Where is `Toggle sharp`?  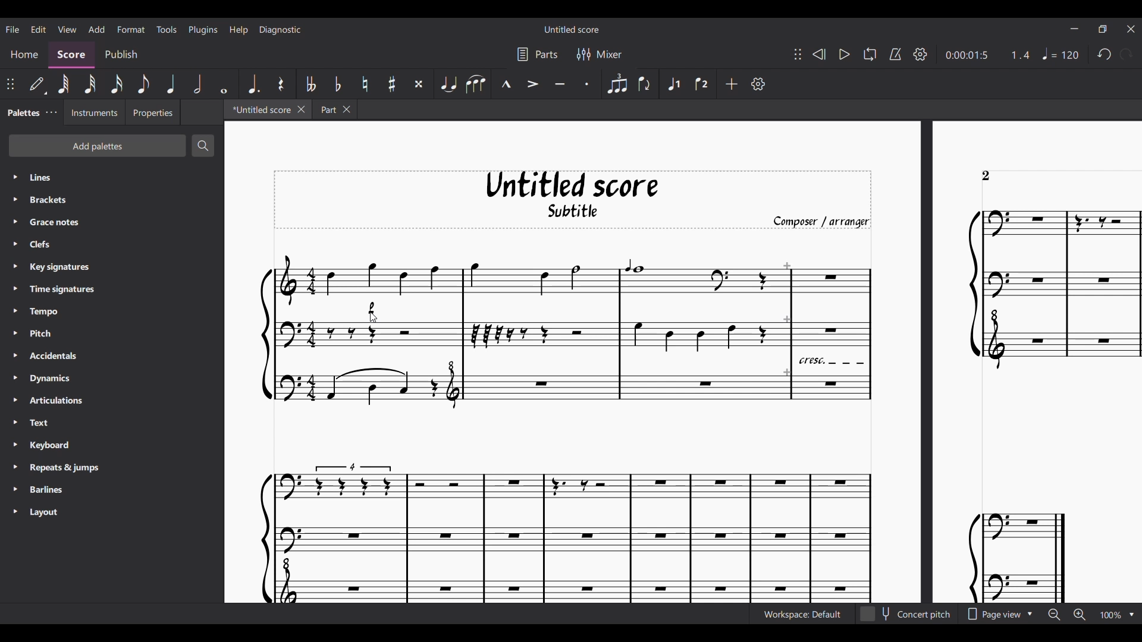
Toggle sharp is located at coordinates (392, 84).